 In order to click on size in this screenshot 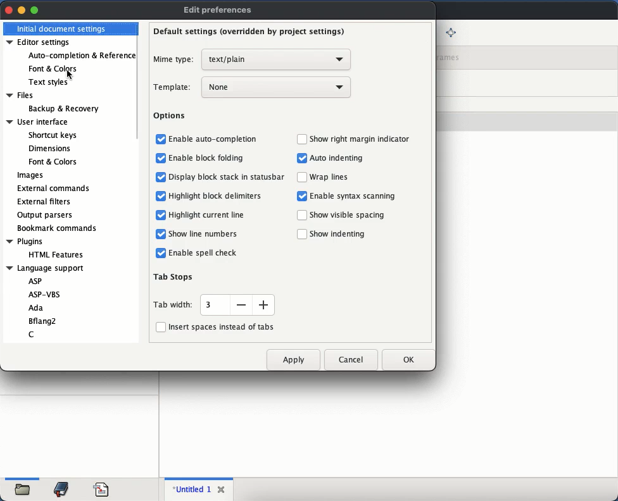, I will do `click(210, 304)`.